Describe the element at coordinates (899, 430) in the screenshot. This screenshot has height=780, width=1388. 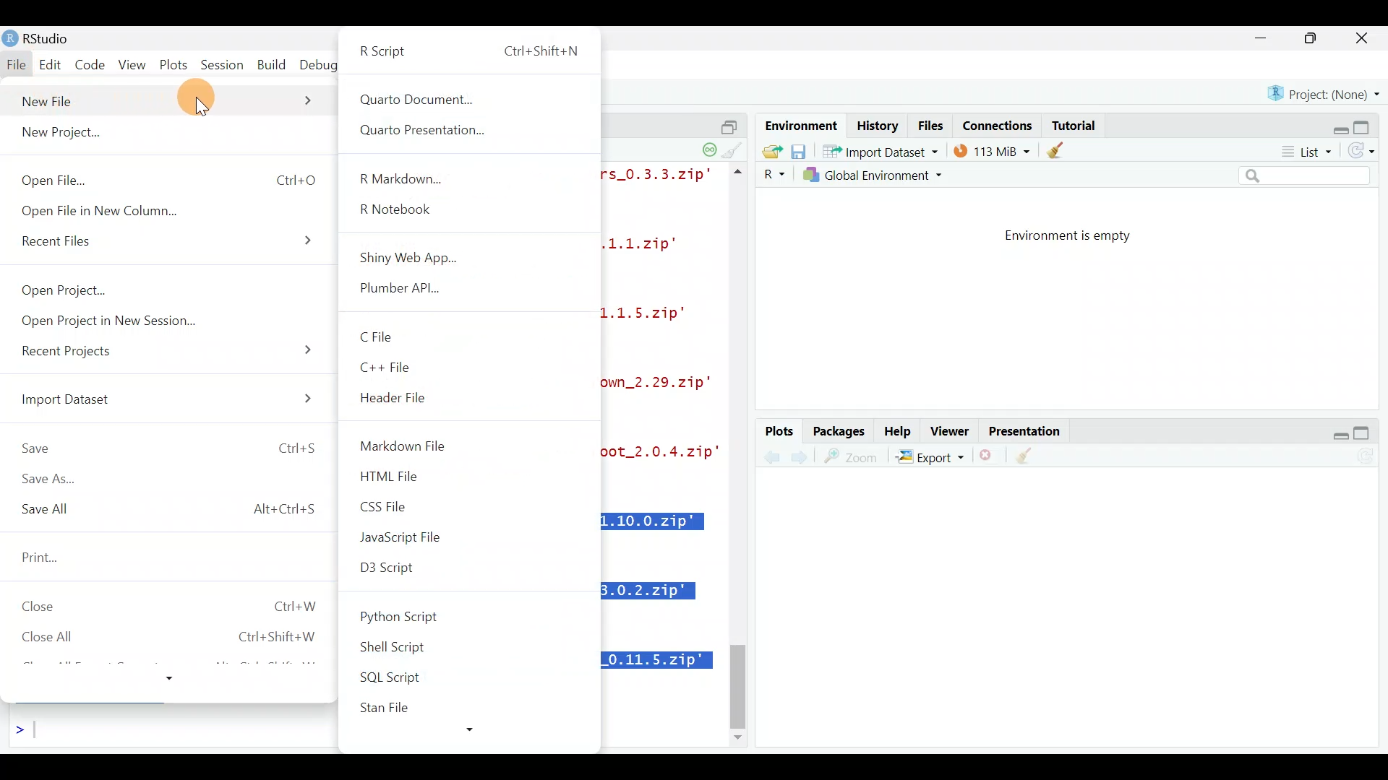
I see `Help` at that location.